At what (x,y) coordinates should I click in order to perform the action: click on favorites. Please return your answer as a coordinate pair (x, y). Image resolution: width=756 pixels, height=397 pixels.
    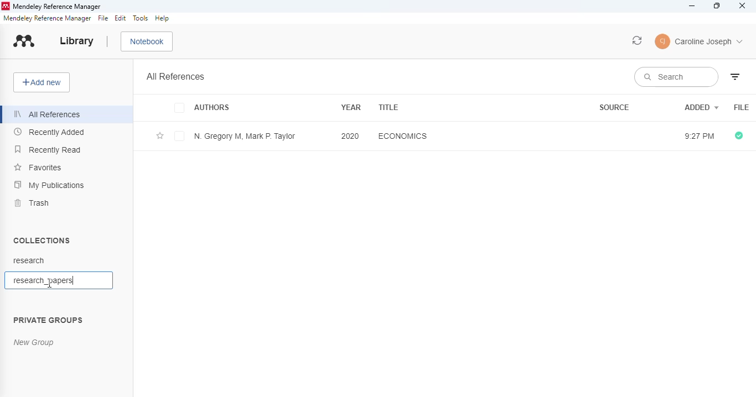
    Looking at the image, I should click on (39, 168).